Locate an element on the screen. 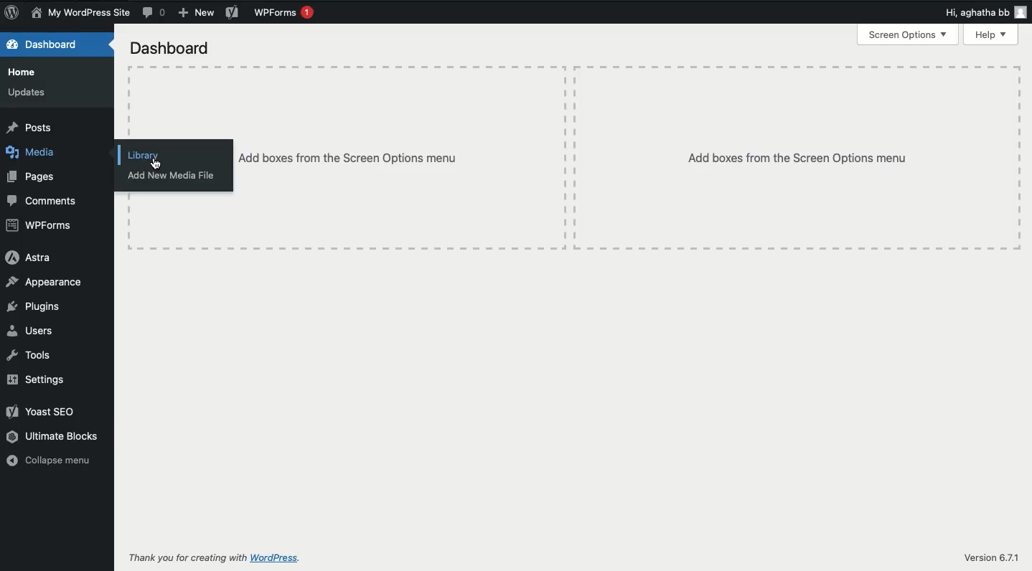 This screenshot has height=571, width=1032. WordPress logo is located at coordinates (11, 12).